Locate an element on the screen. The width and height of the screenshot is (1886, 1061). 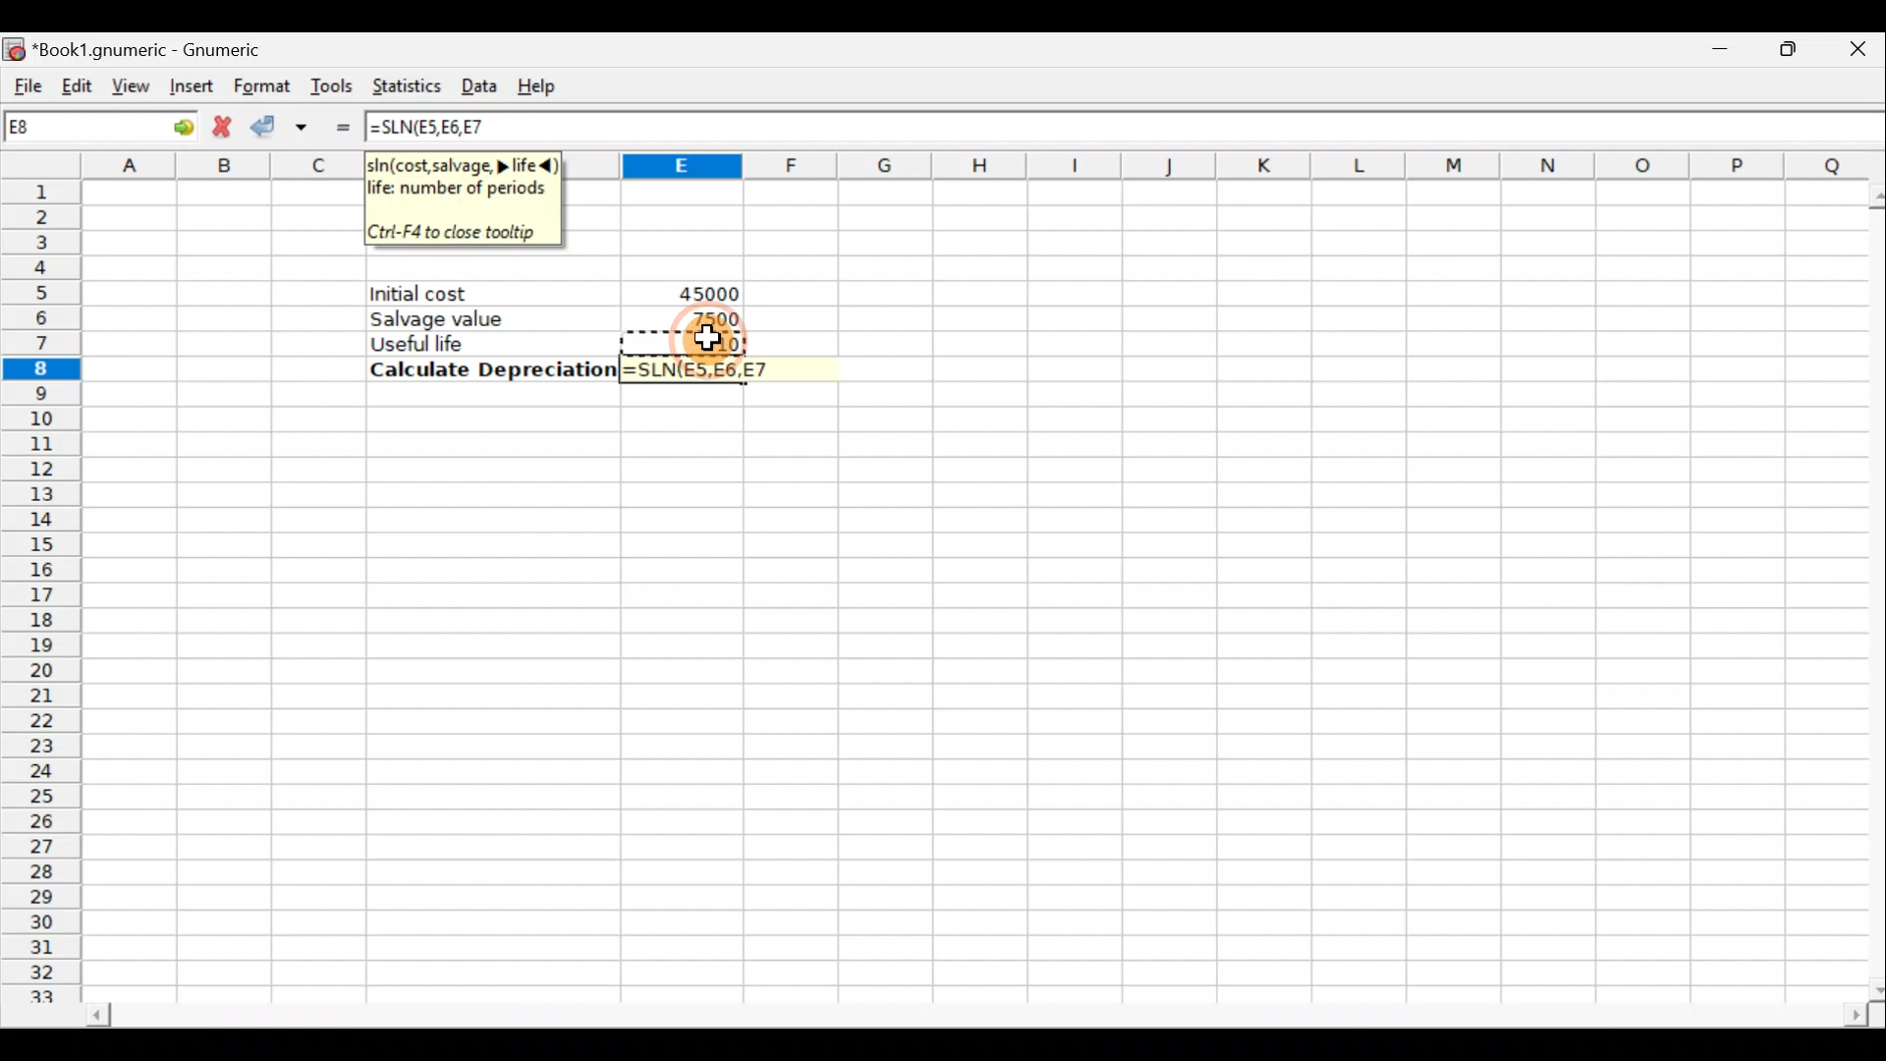
Calculate Depreciation is located at coordinates (487, 369).